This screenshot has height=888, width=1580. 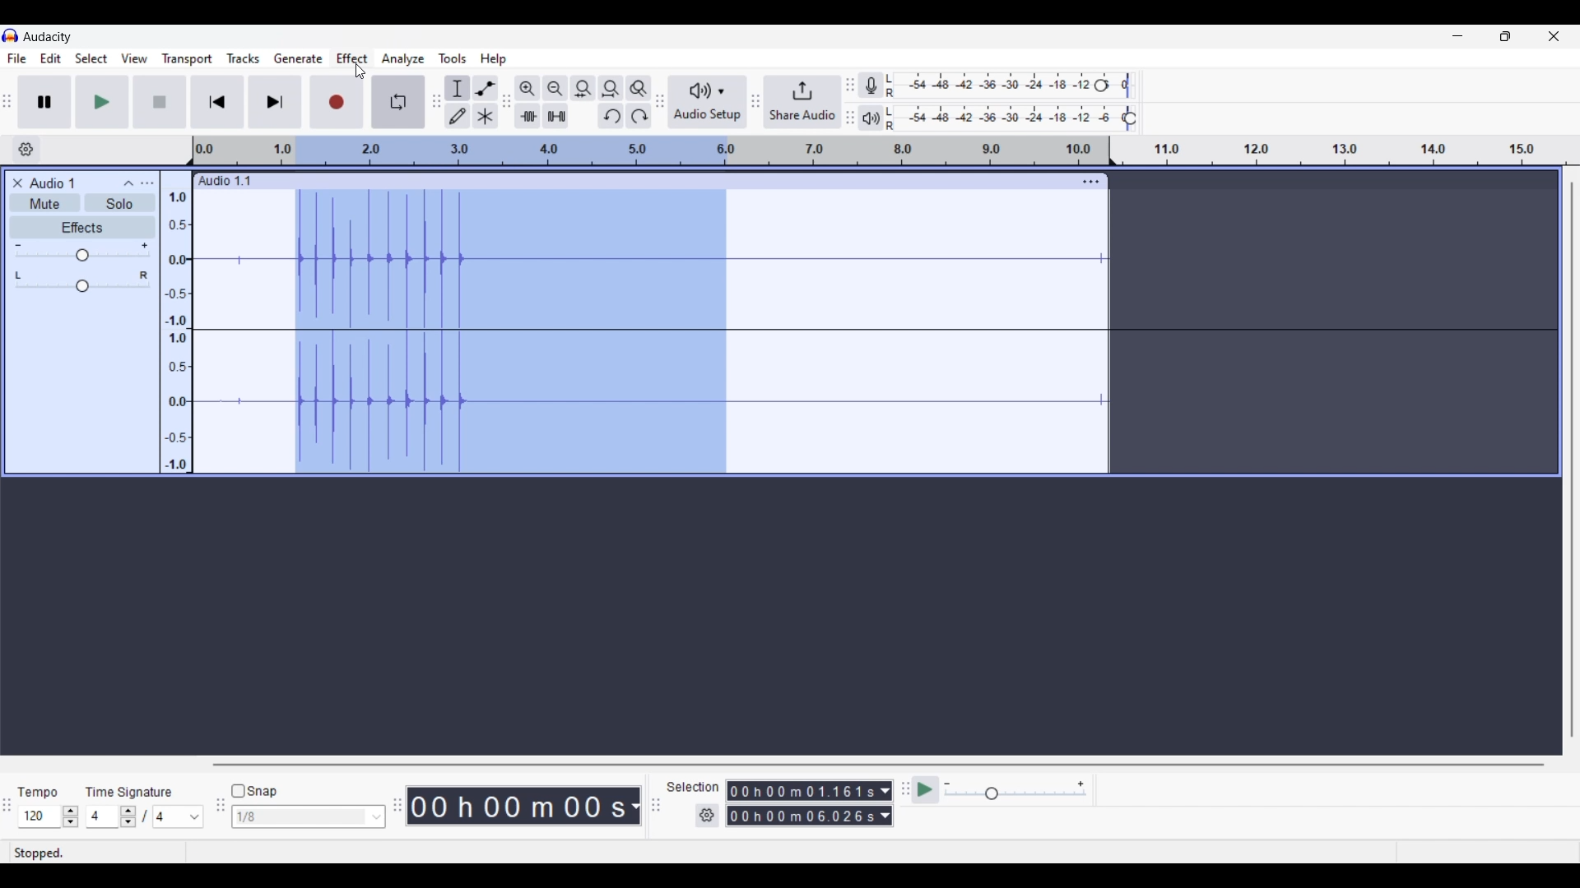 What do you see at coordinates (45, 102) in the screenshot?
I see `Pause` at bounding box center [45, 102].